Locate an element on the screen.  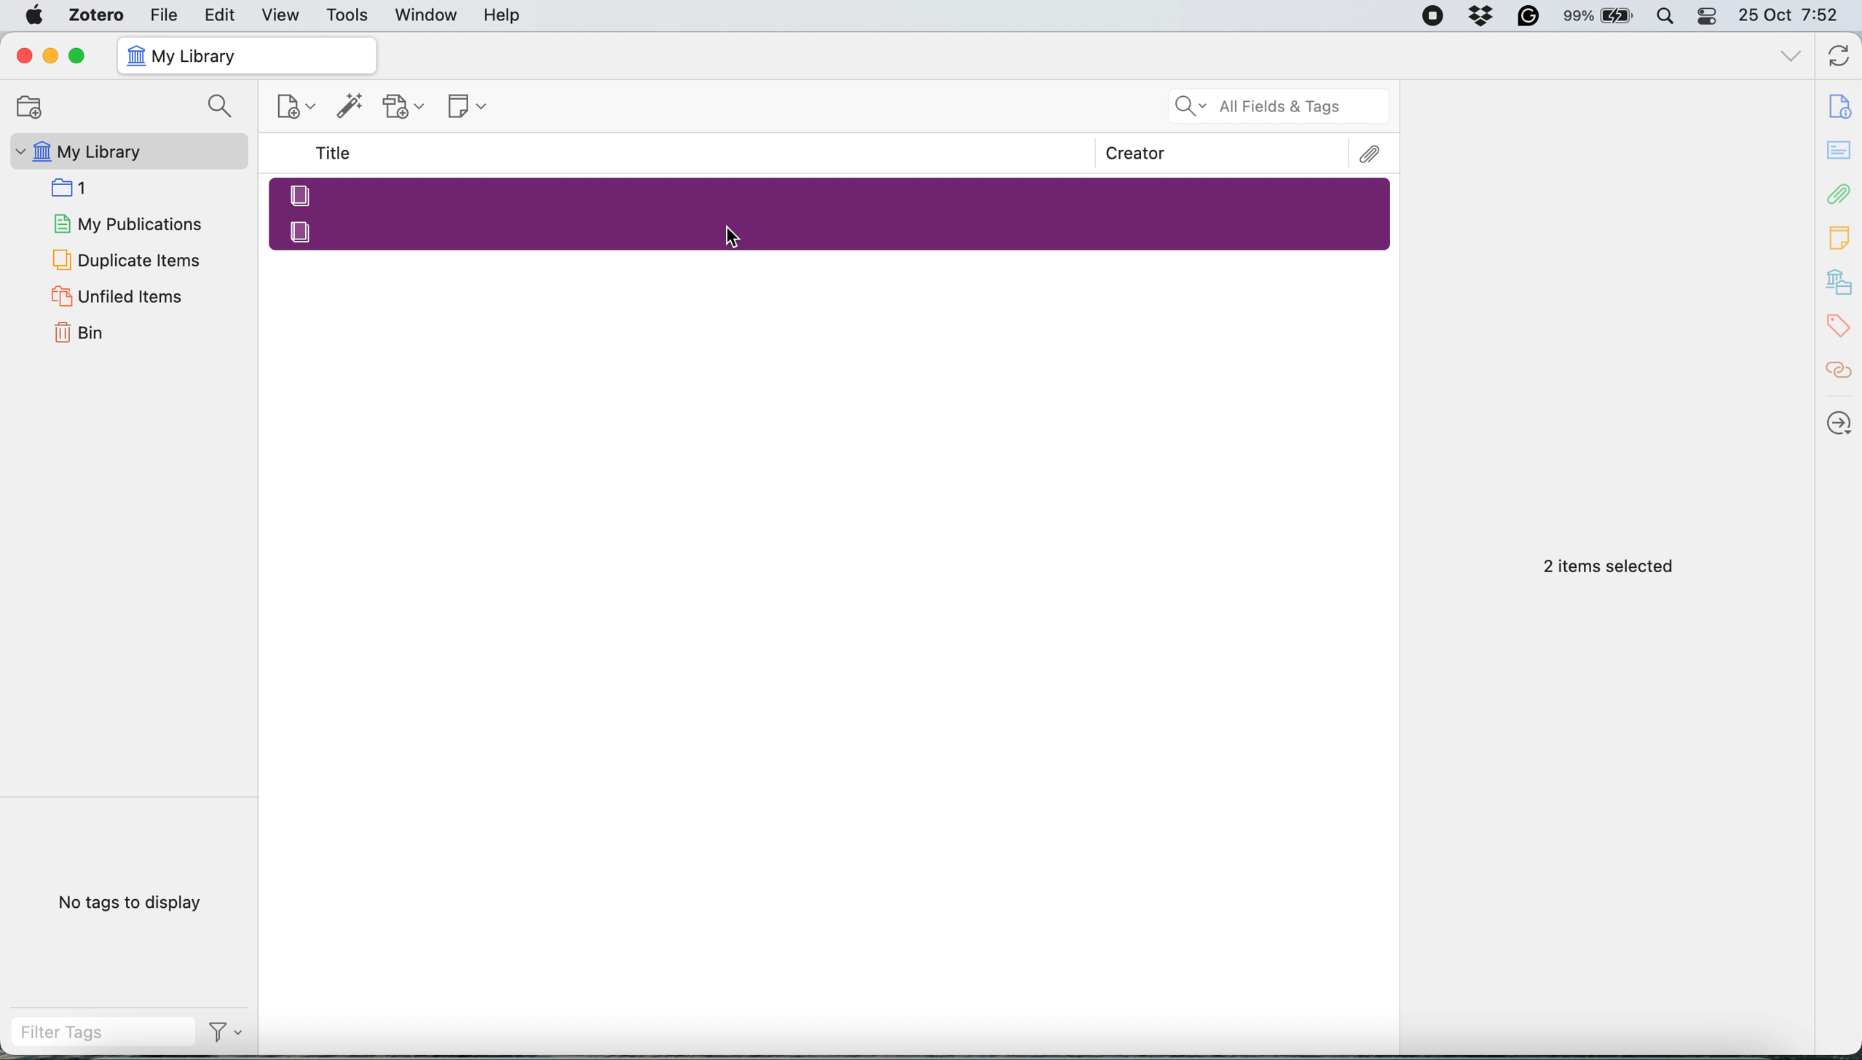
1 is located at coordinates (76, 186).